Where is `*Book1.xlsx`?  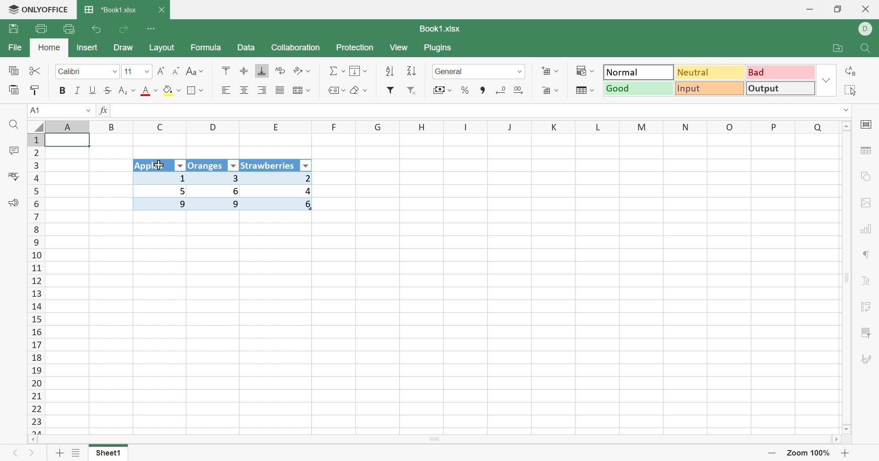 *Book1.xlsx is located at coordinates (110, 11).